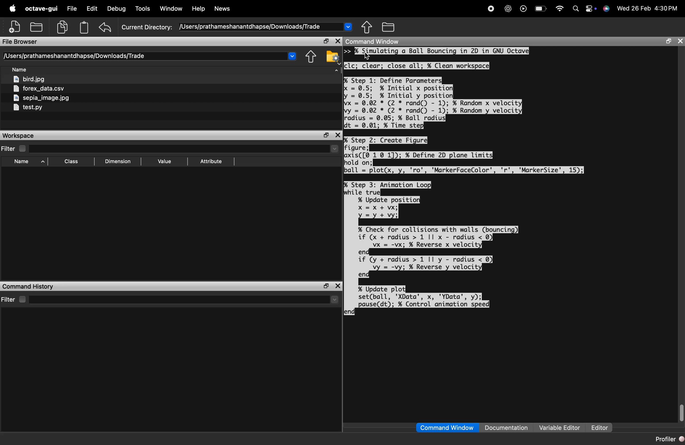 The width and height of the screenshot is (685, 445). I want to click on help, so click(199, 9).